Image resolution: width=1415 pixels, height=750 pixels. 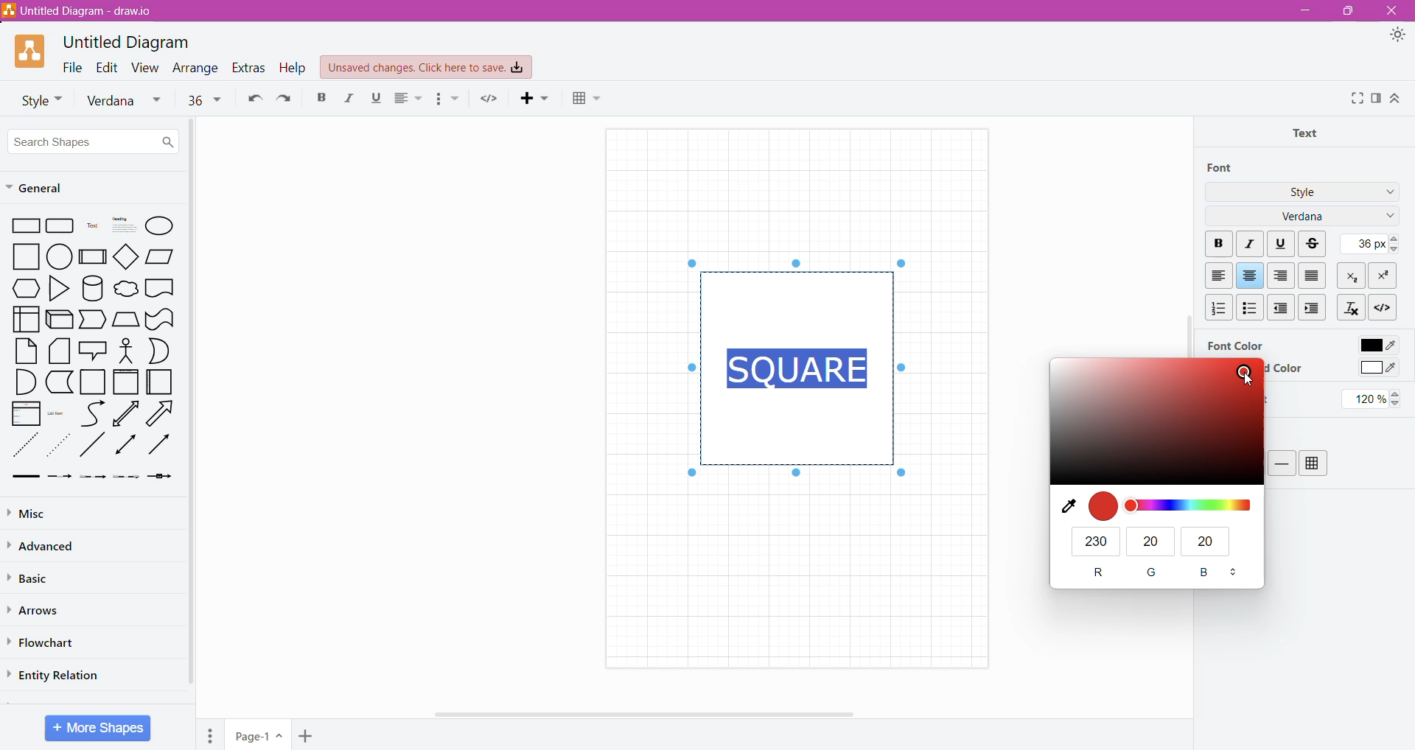 What do you see at coordinates (160, 287) in the screenshot?
I see `document` at bounding box center [160, 287].